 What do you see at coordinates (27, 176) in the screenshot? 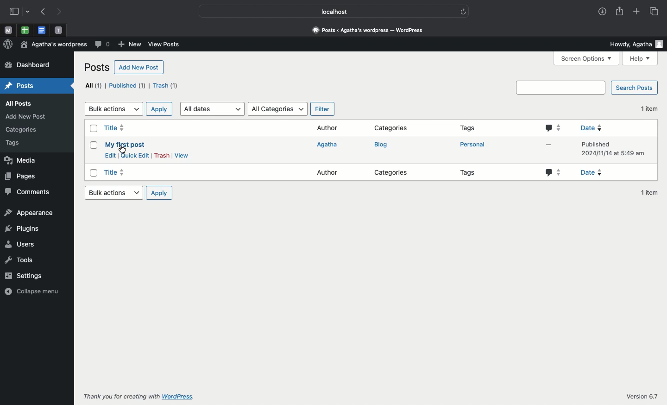
I see `Pages` at bounding box center [27, 176].